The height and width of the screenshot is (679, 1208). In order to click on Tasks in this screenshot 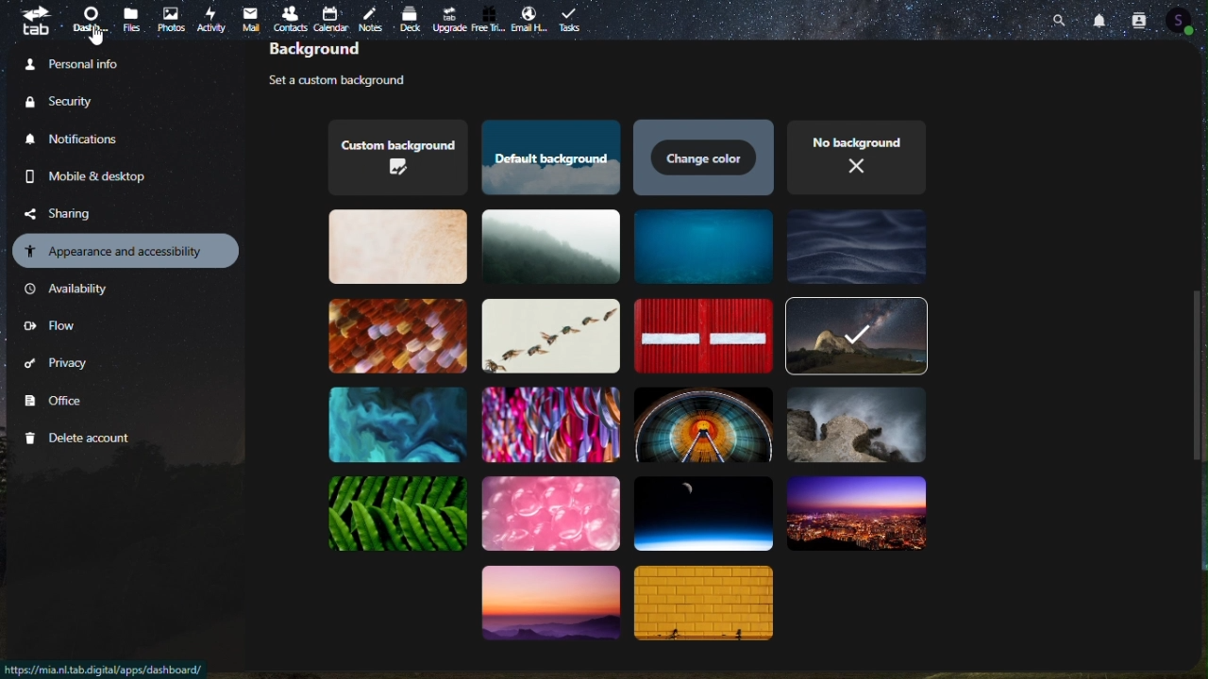, I will do `click(573, 18)`.